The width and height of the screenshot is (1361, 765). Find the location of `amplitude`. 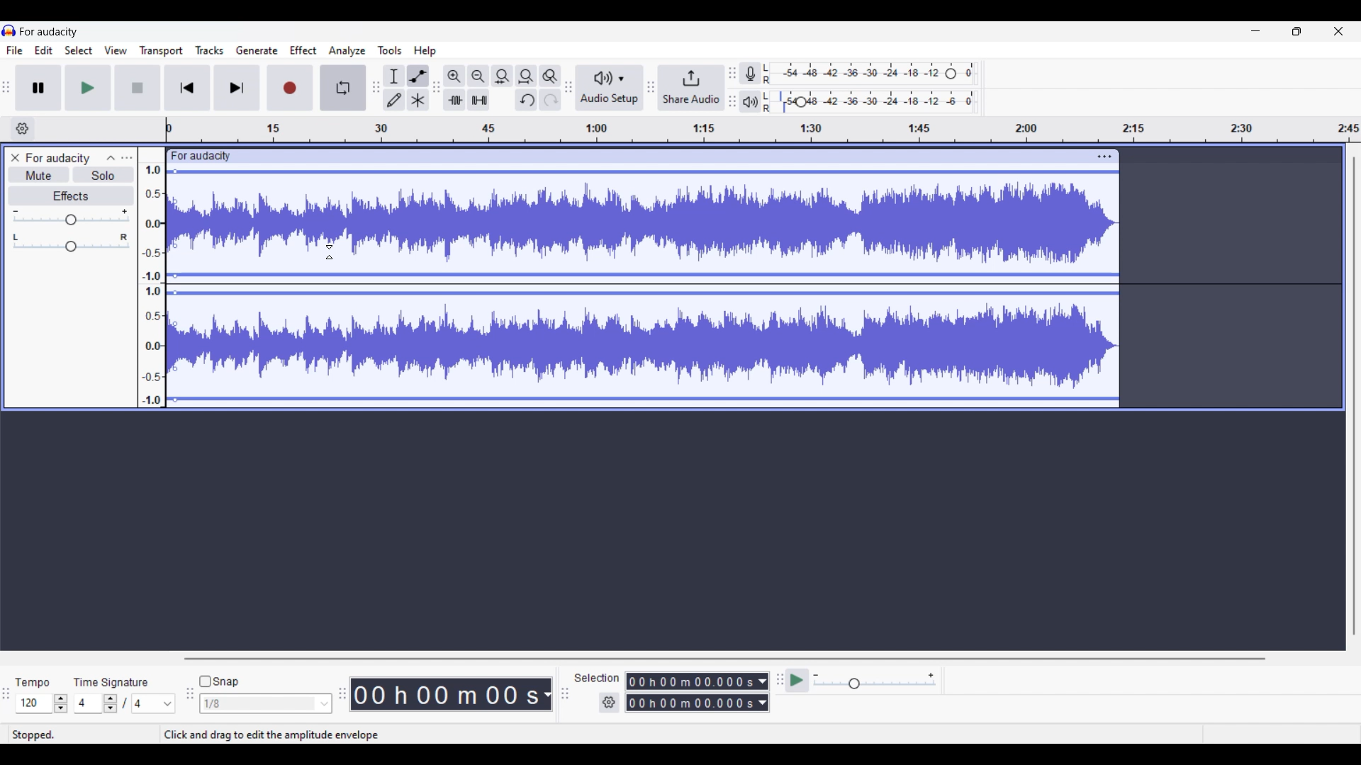

amplitude is located at coordinates (152, 285).